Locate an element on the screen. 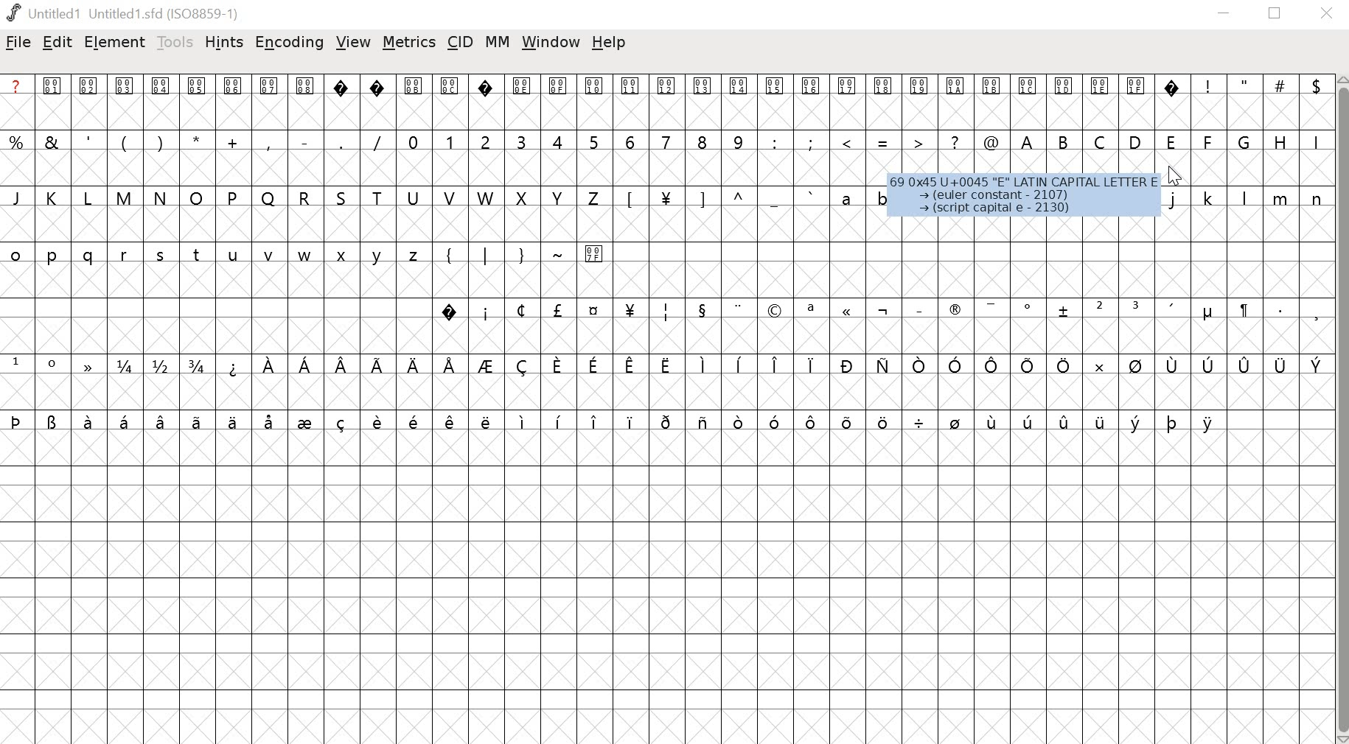 The image size is (1349, 744). empty cells is located at coordinates (662, 169).